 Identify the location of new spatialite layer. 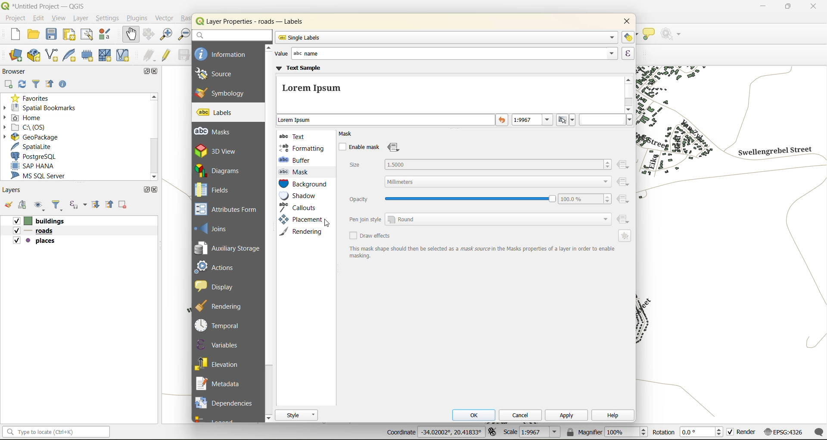
(72, 56).